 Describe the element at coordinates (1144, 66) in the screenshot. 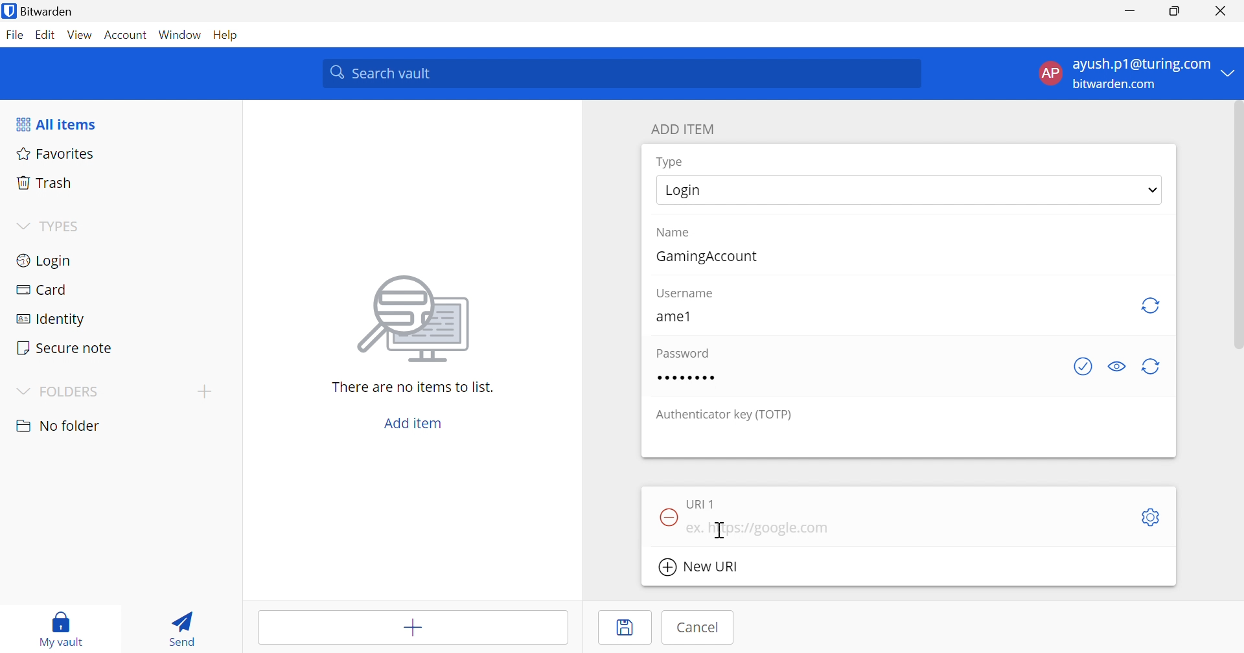

I see `ayush.p1@turing.com` at that location.